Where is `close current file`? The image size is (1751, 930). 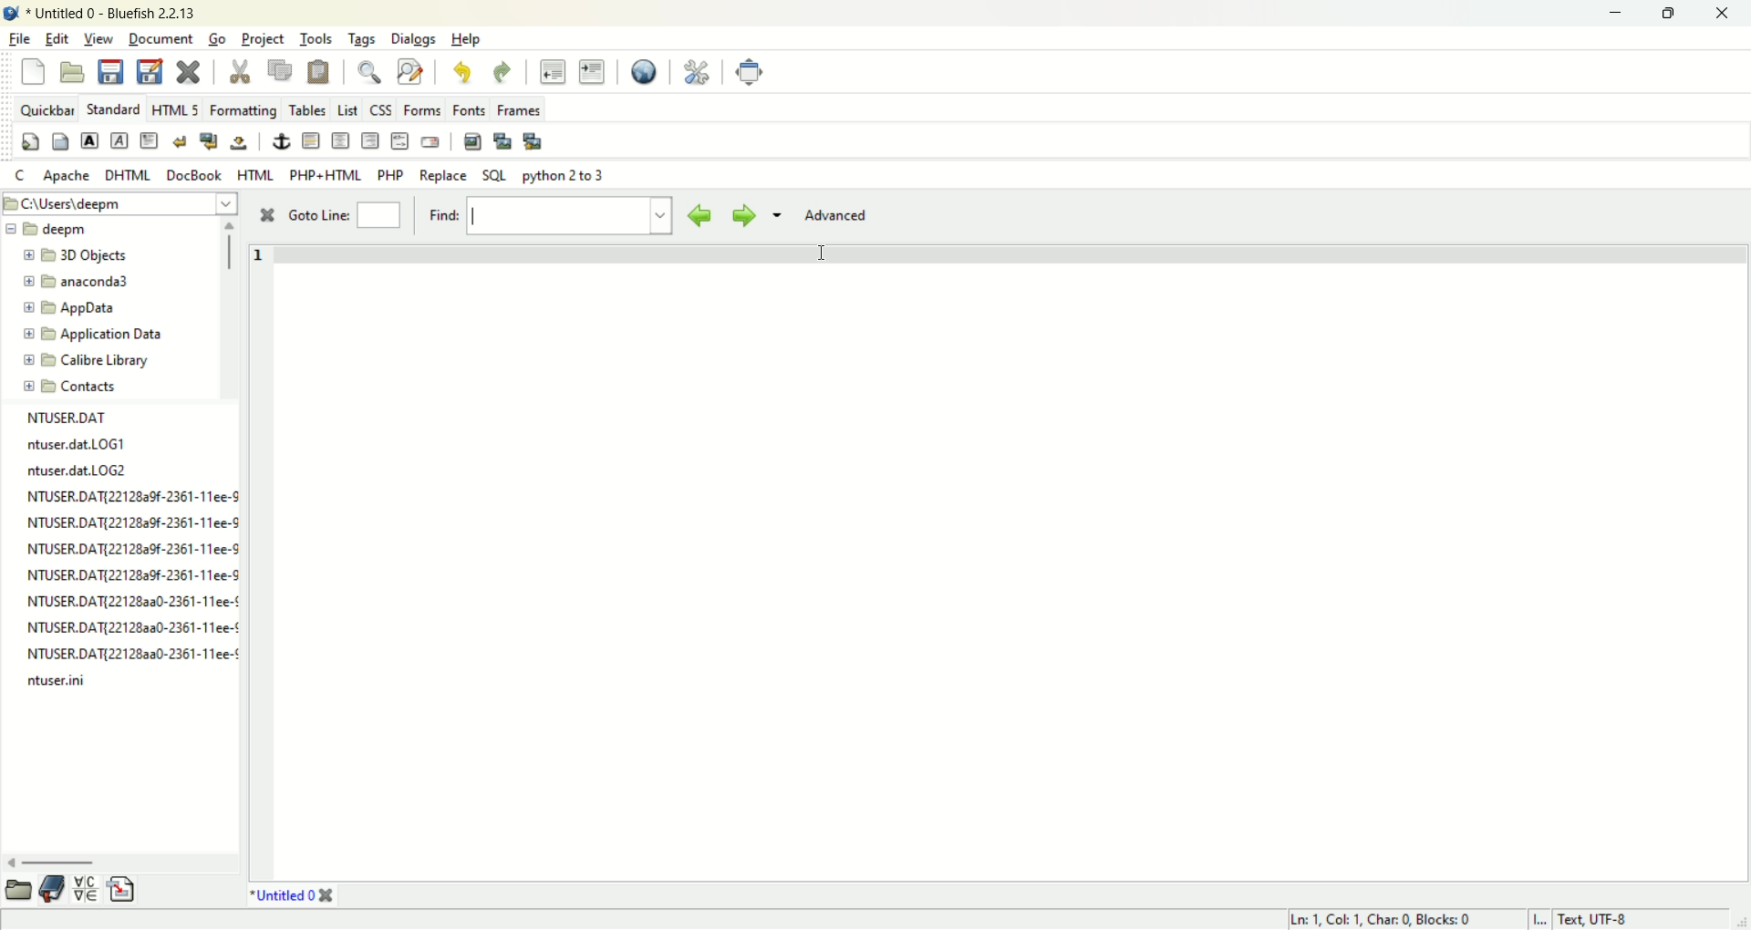 close current file is located at coordinates (189, 72).